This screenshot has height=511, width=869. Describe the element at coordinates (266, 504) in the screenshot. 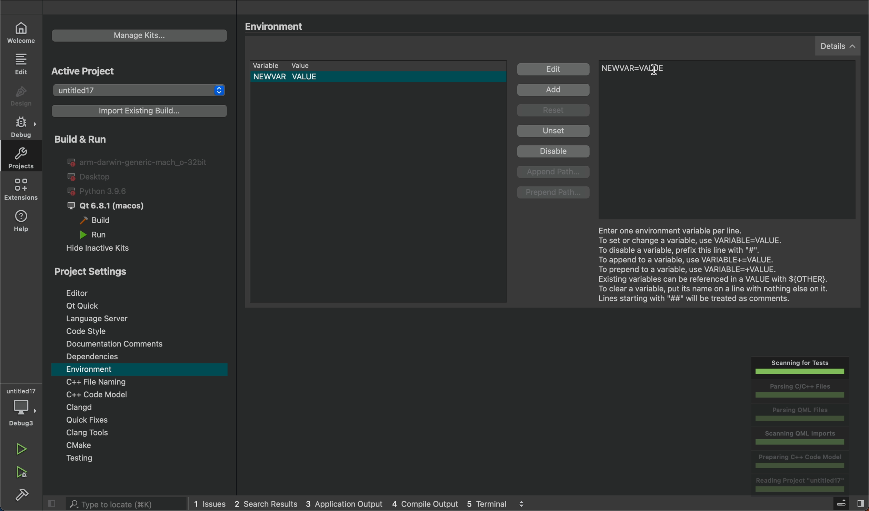

I see `2 search results` at that location.